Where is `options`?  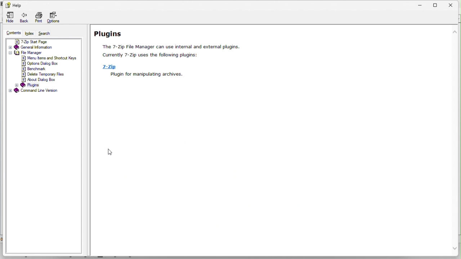 options is located at coordinates (41, 63).